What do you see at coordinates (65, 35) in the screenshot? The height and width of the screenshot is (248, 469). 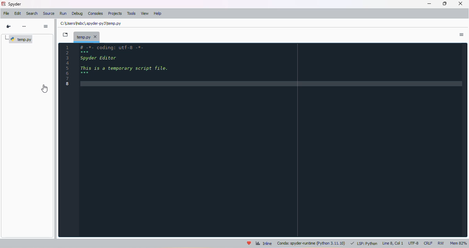 I see `browse tabs` at bounding box center [65, 35].